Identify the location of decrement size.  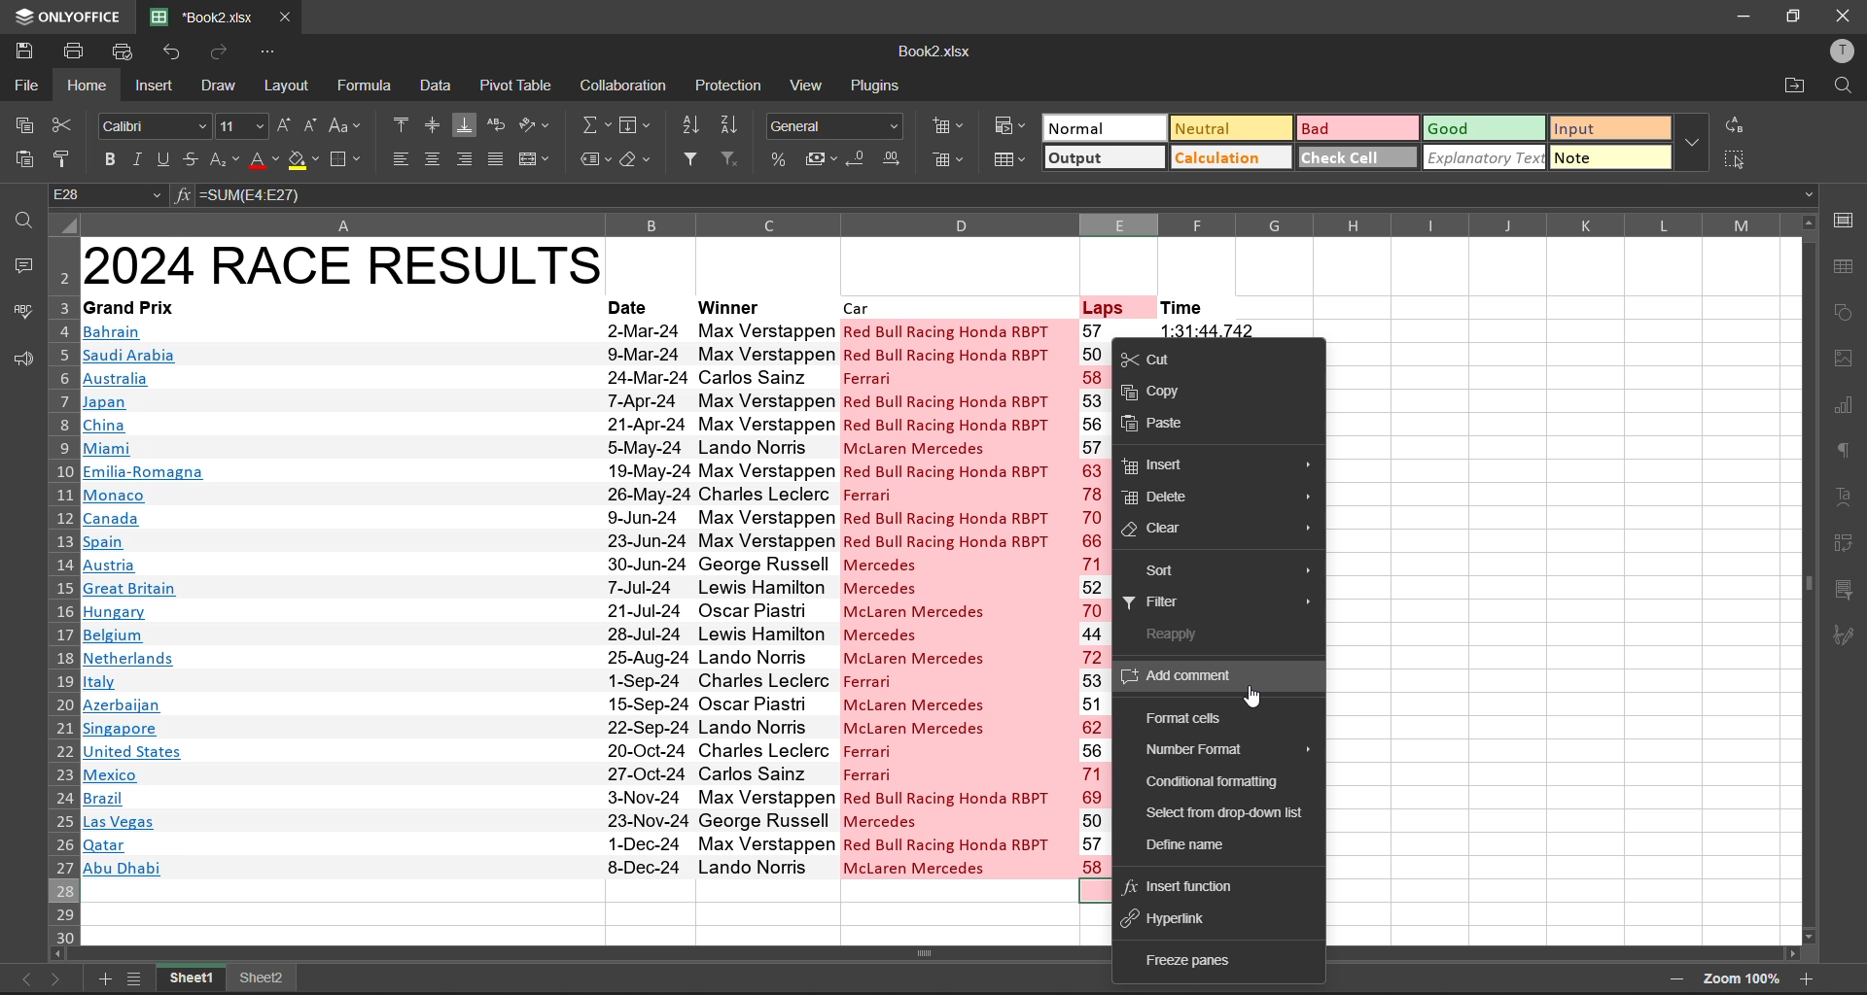
(307, 126).